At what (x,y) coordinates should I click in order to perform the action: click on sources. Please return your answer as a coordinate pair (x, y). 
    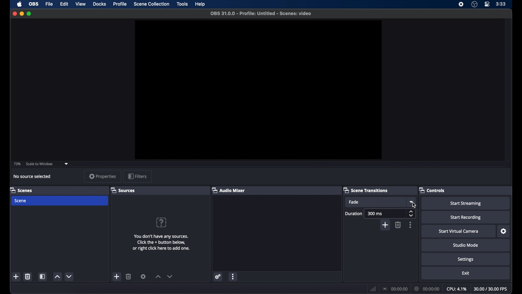
    Looking at the image, I should click on (123, 191).